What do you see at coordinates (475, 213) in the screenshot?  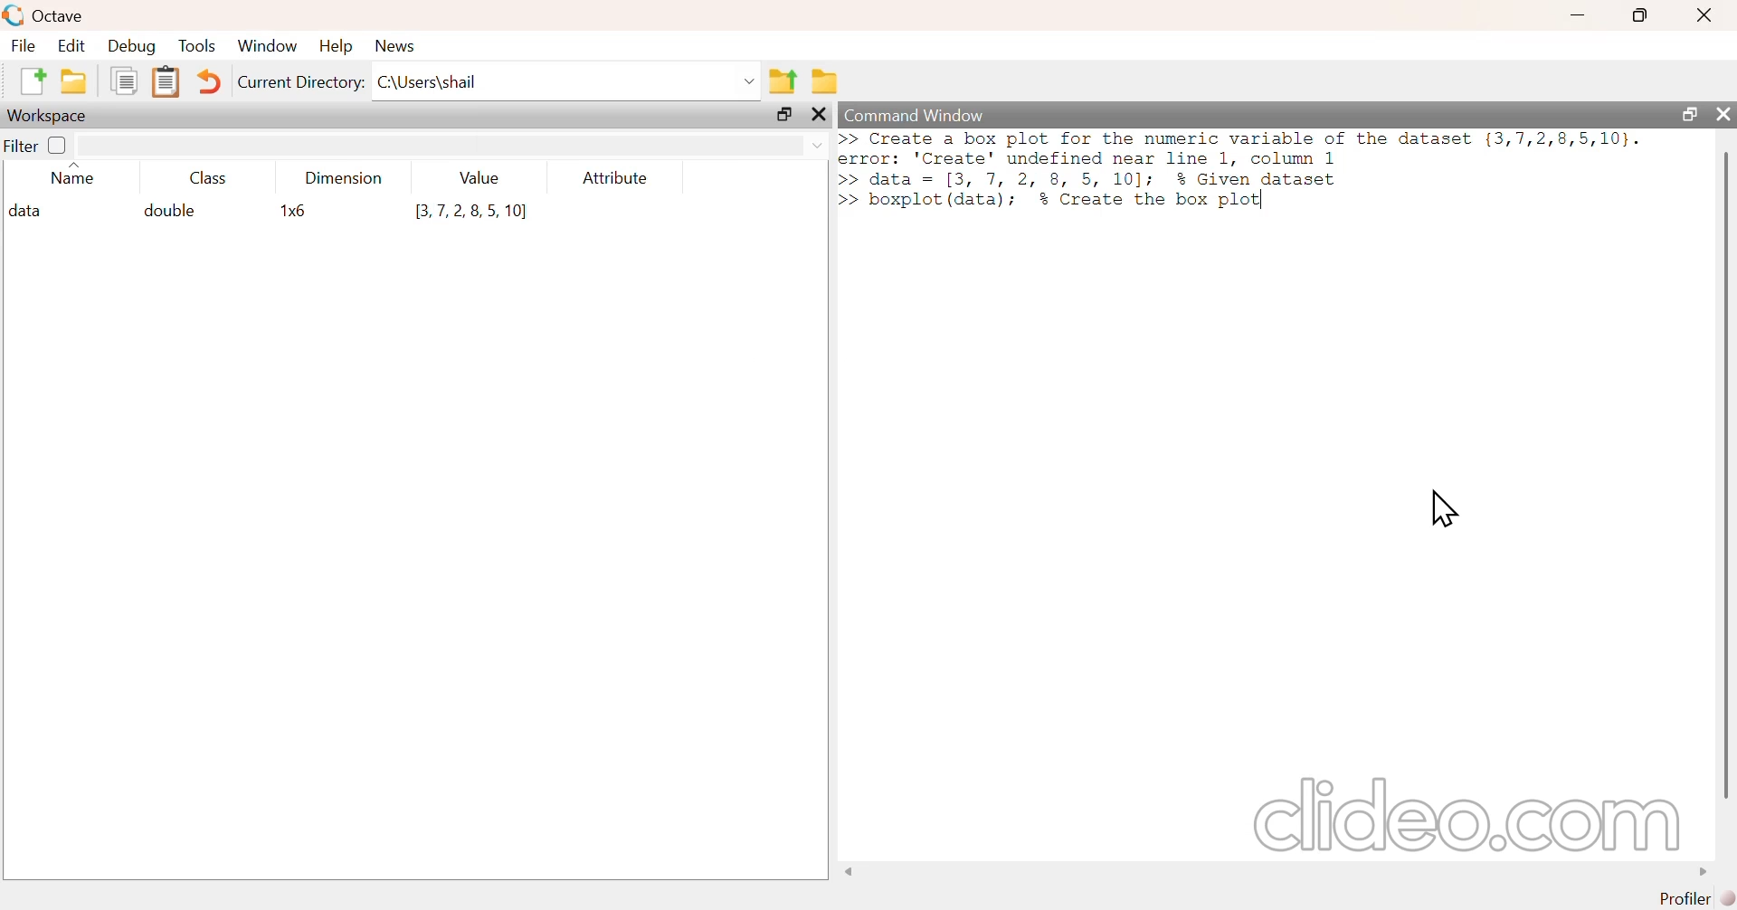 I see `3,7,2,8,510]` at bounding box center [475, 213].